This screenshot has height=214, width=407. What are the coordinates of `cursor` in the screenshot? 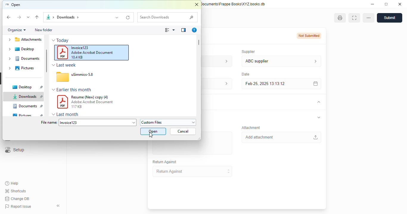 It's located at (151, 135).